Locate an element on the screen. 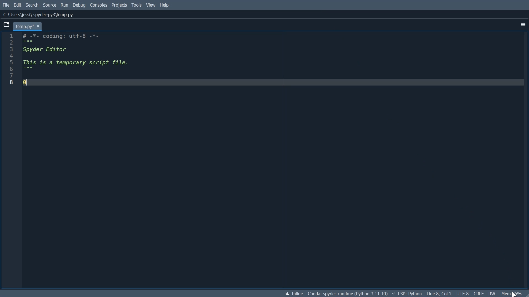 The height and width of the screenshot is (297, 529). Conda Environment Indicator is located at coordinates (347, 294).